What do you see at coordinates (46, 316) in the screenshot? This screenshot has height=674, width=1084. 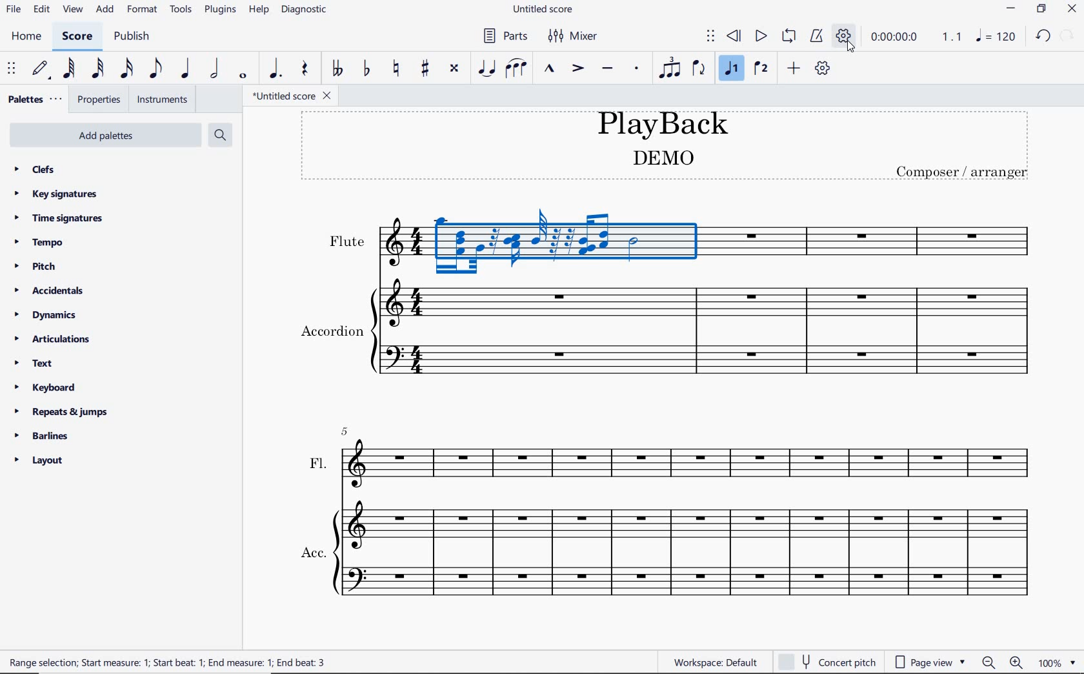 I see `dynamics` at bounding box center [46, 316].